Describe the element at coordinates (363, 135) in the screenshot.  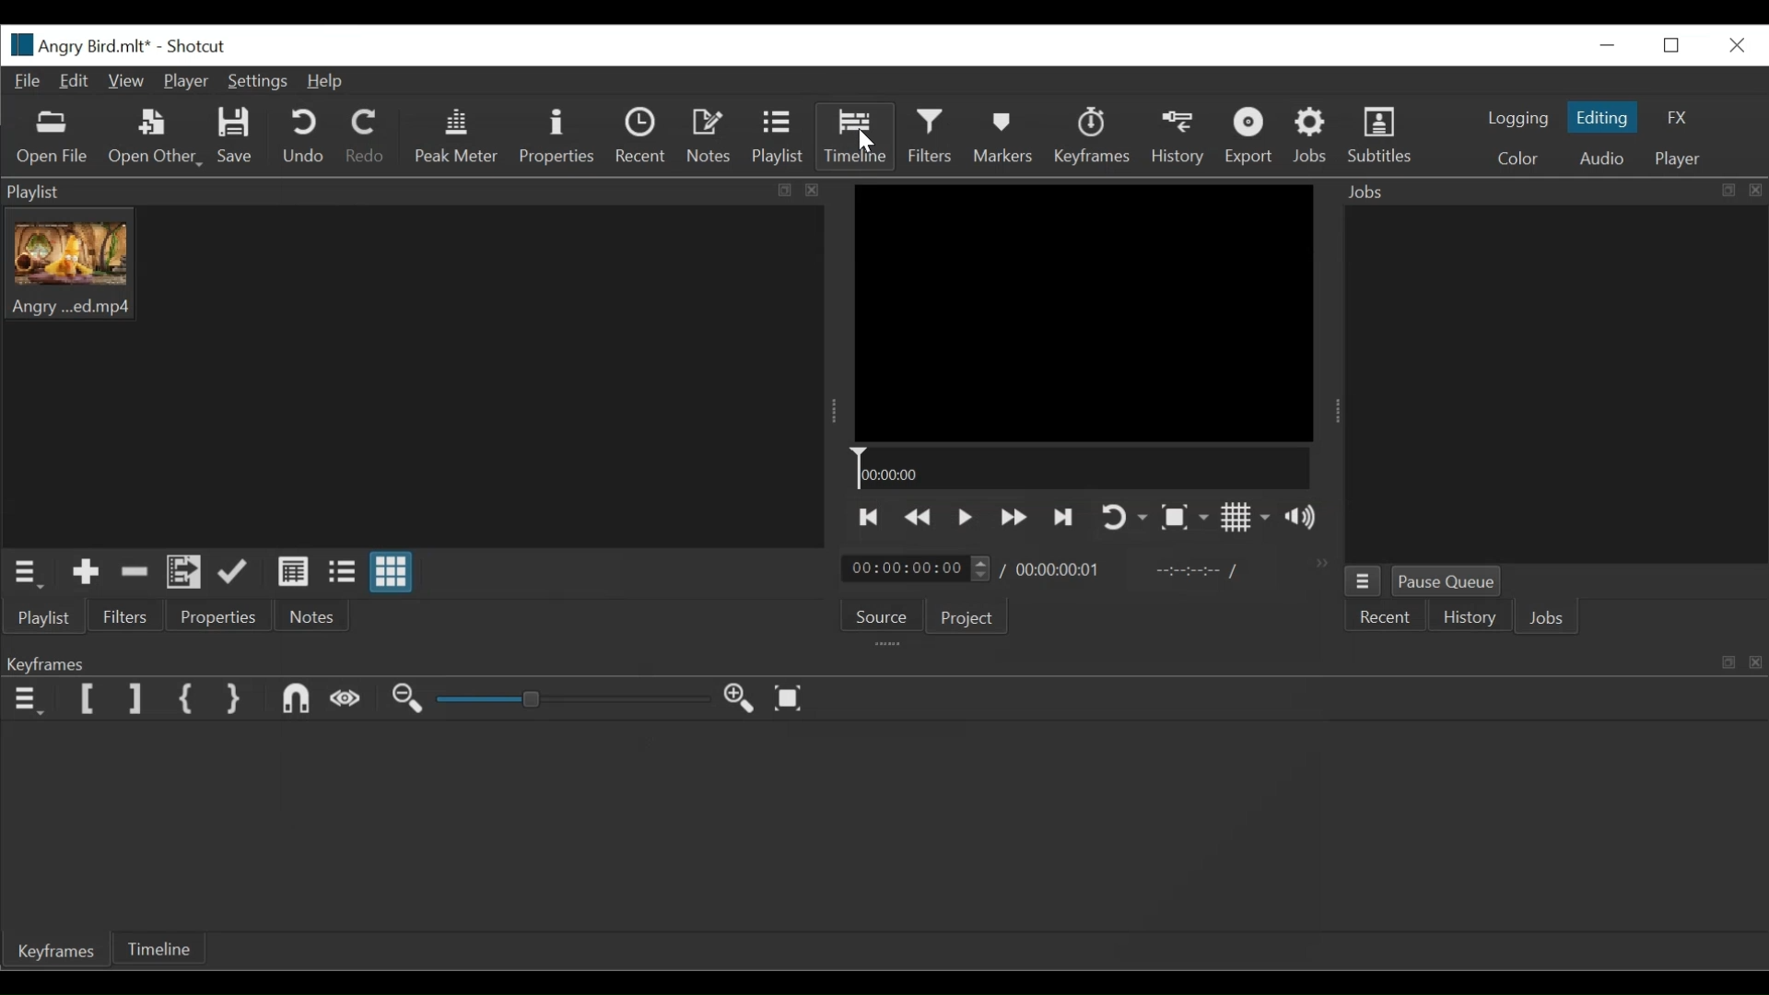
I see `Redo` at that location.